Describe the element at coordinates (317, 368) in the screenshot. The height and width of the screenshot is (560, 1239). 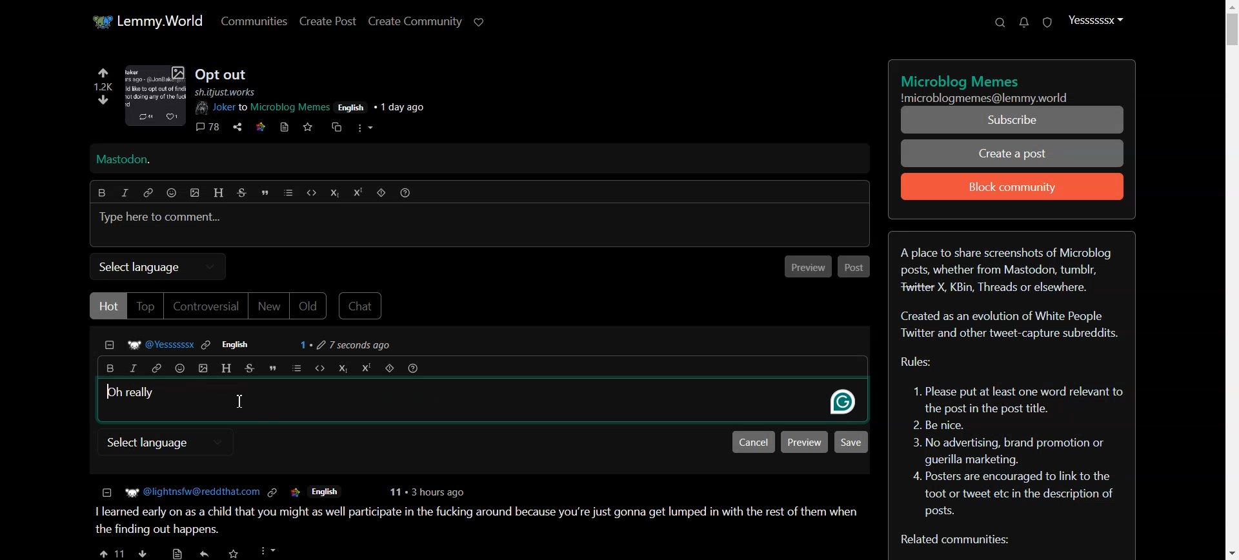
I see `Code` at that location.